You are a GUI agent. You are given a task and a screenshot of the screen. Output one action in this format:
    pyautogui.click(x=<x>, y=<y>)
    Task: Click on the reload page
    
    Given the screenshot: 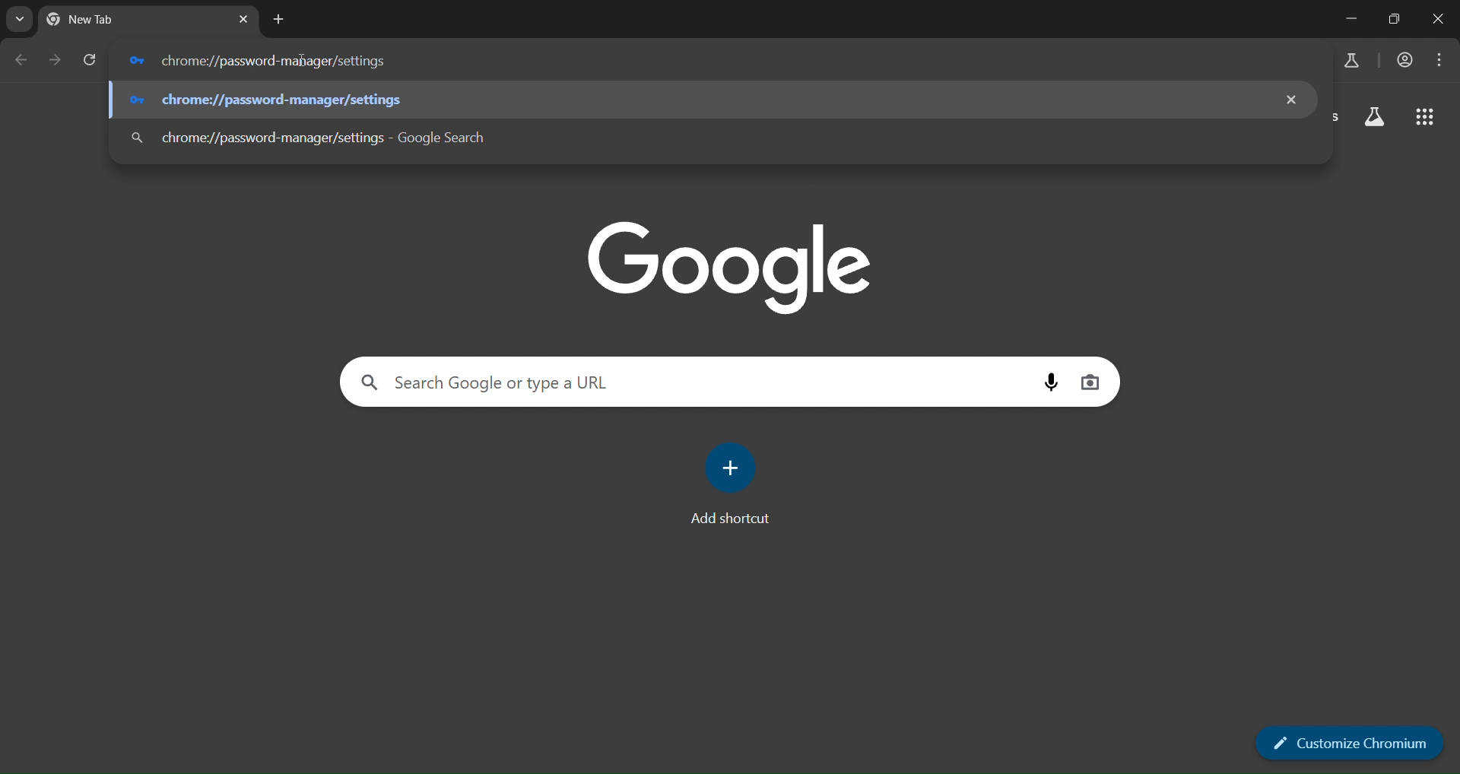 What is the action you would take?
    pyautogui.click(x=92, y=62)
    